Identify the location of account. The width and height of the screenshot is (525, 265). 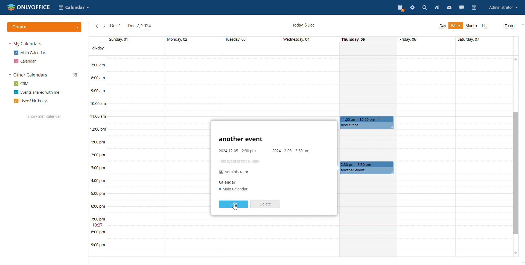
(503, 8).